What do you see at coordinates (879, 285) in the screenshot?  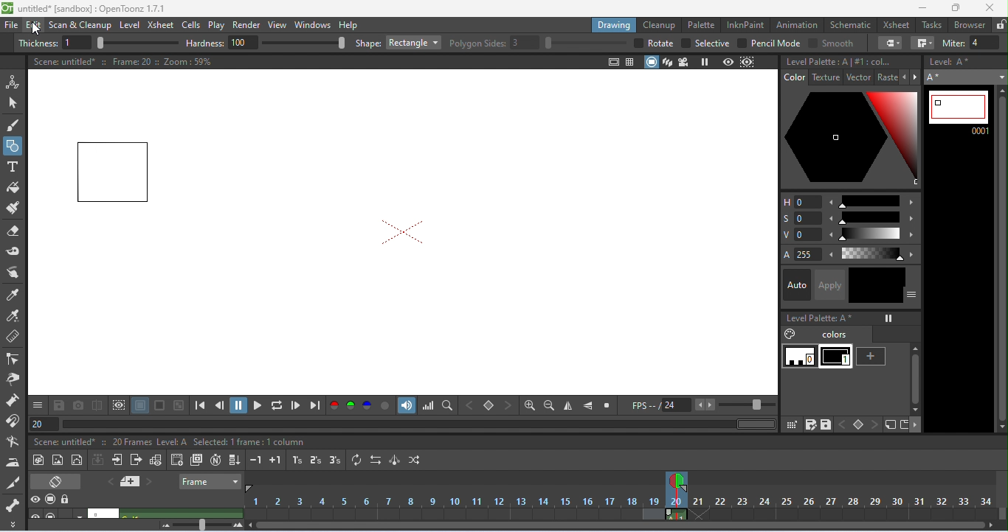 I see `black` at bounding box center [879, 285].